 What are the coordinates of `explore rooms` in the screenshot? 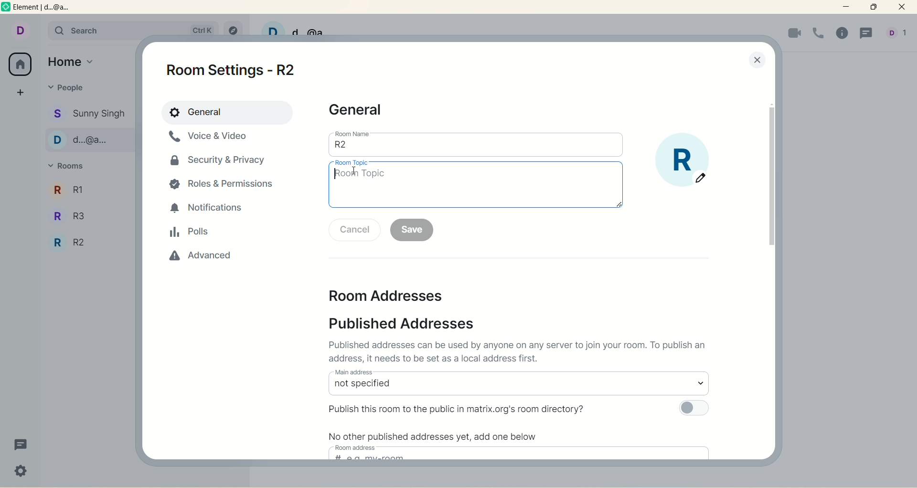 It's located at (232, 27).